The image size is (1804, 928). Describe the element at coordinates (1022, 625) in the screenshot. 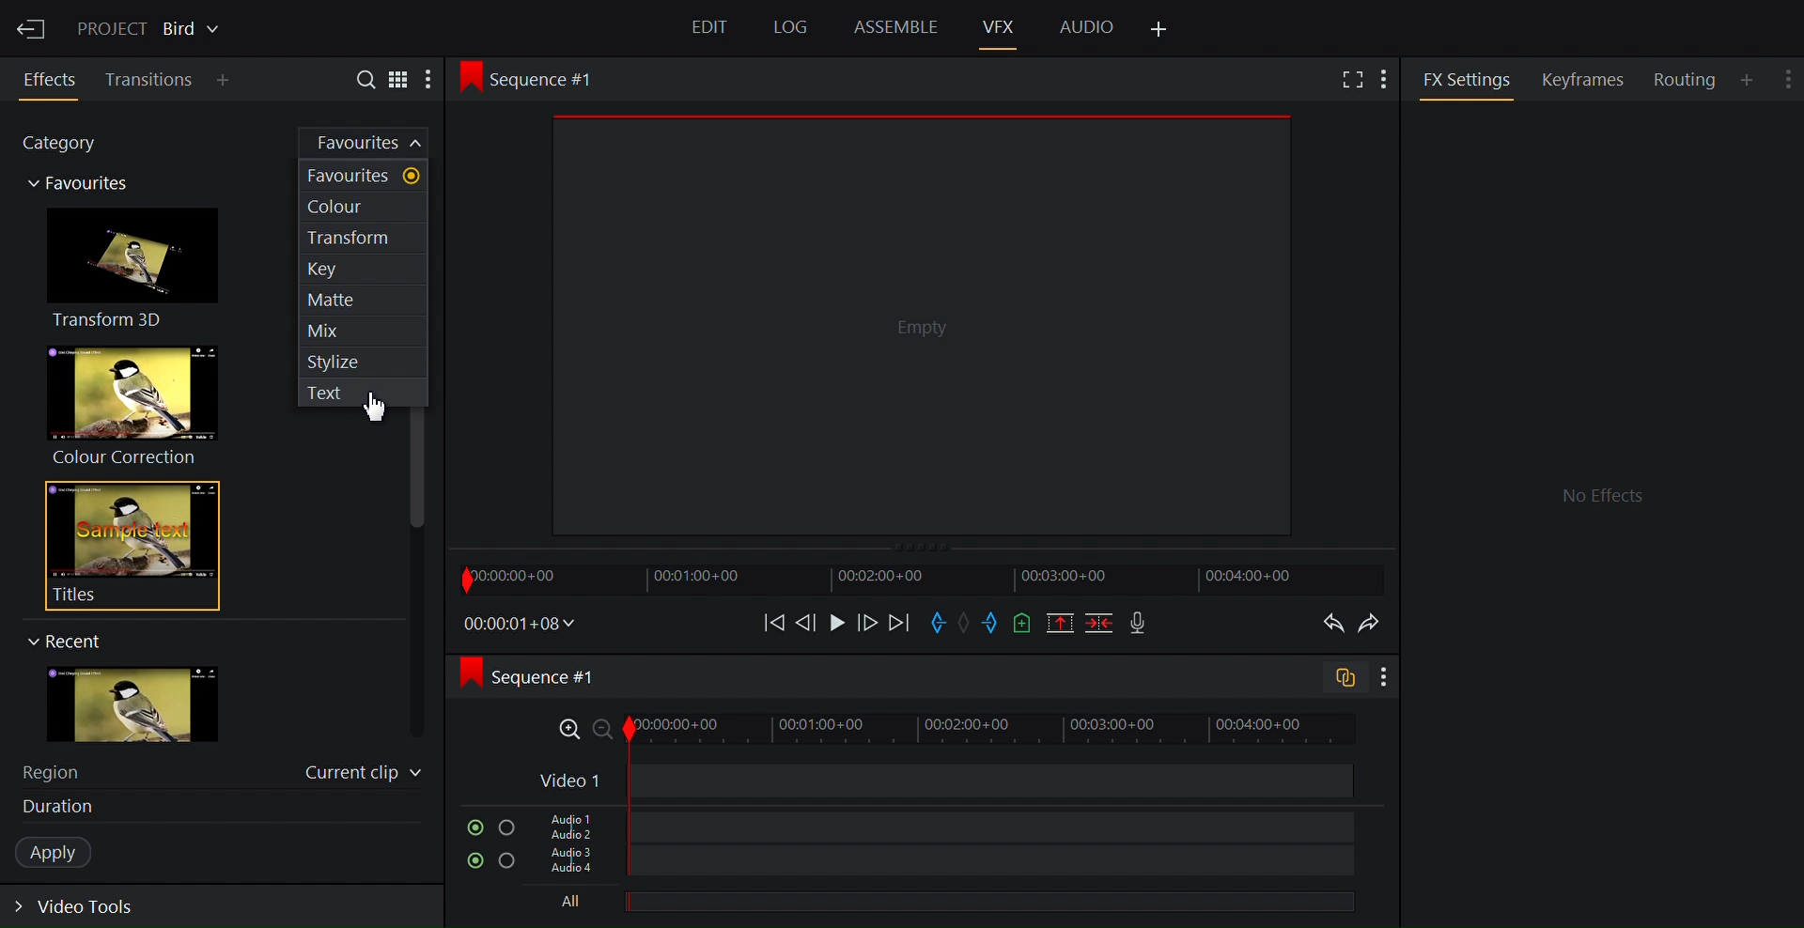

I see `Add a cue` at that location.